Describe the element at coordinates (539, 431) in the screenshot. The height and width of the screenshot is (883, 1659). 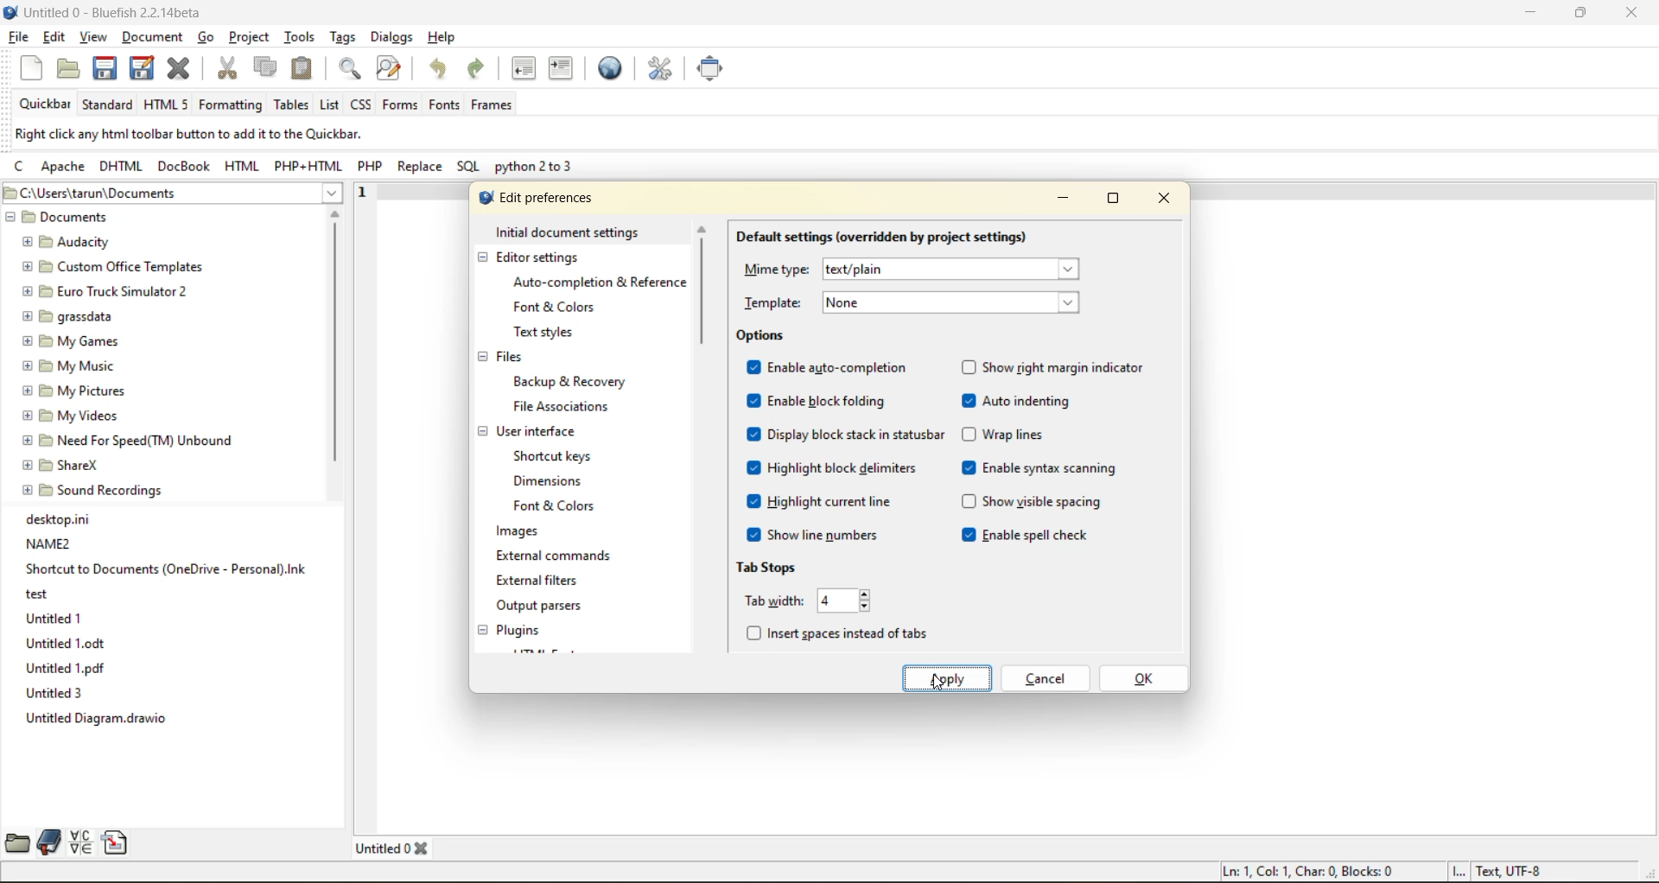
I see `user interface` at that location.